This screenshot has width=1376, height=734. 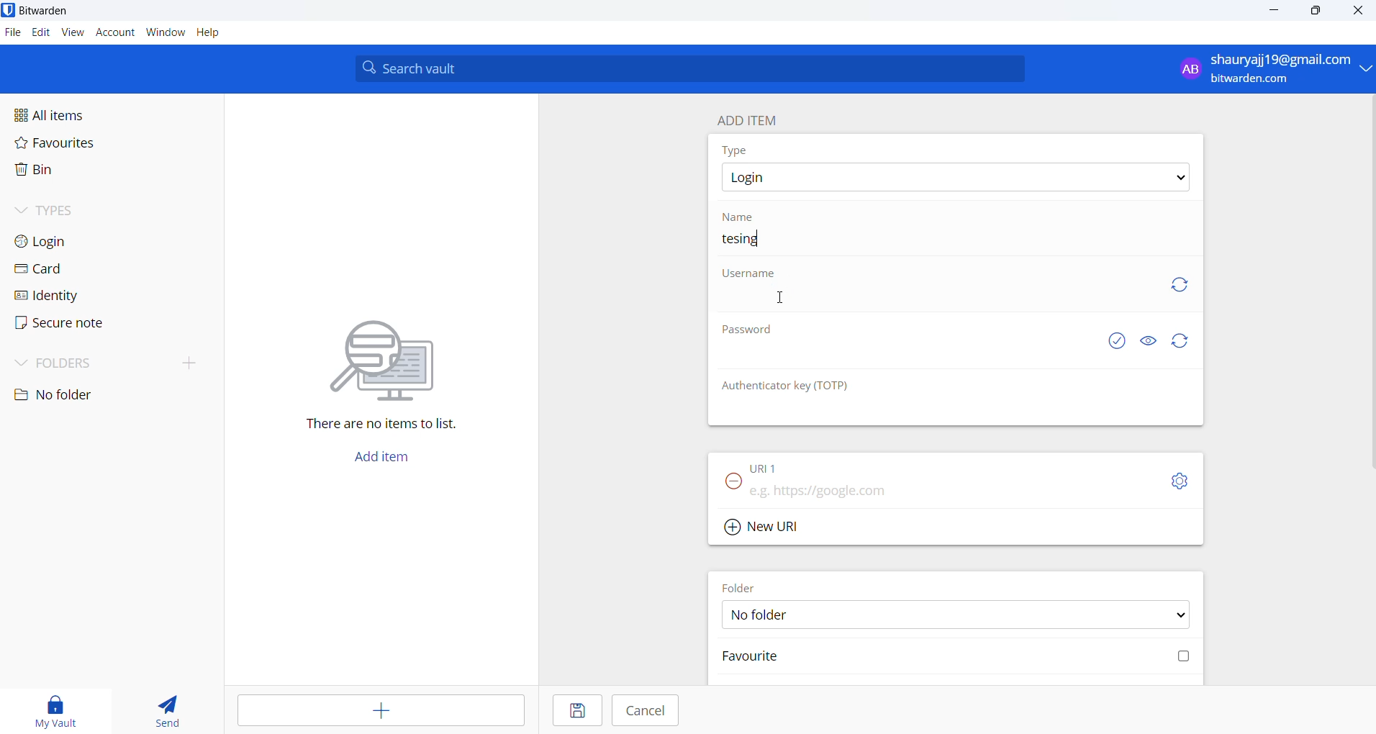 I want to click on account, so click(x=115, y=34).